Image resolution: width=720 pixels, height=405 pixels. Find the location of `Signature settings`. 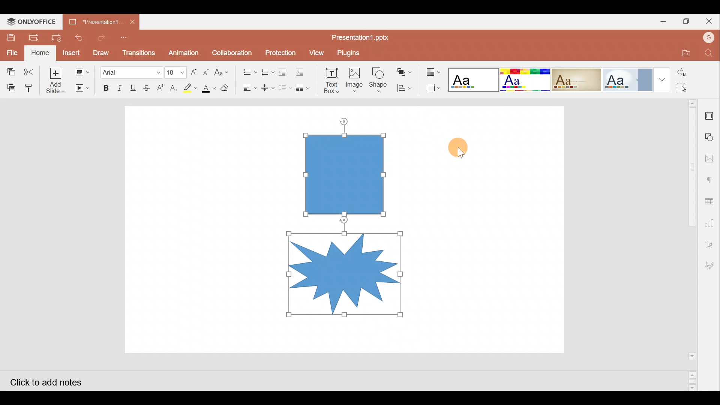

Signature settings is located at coordinates (711, 265).